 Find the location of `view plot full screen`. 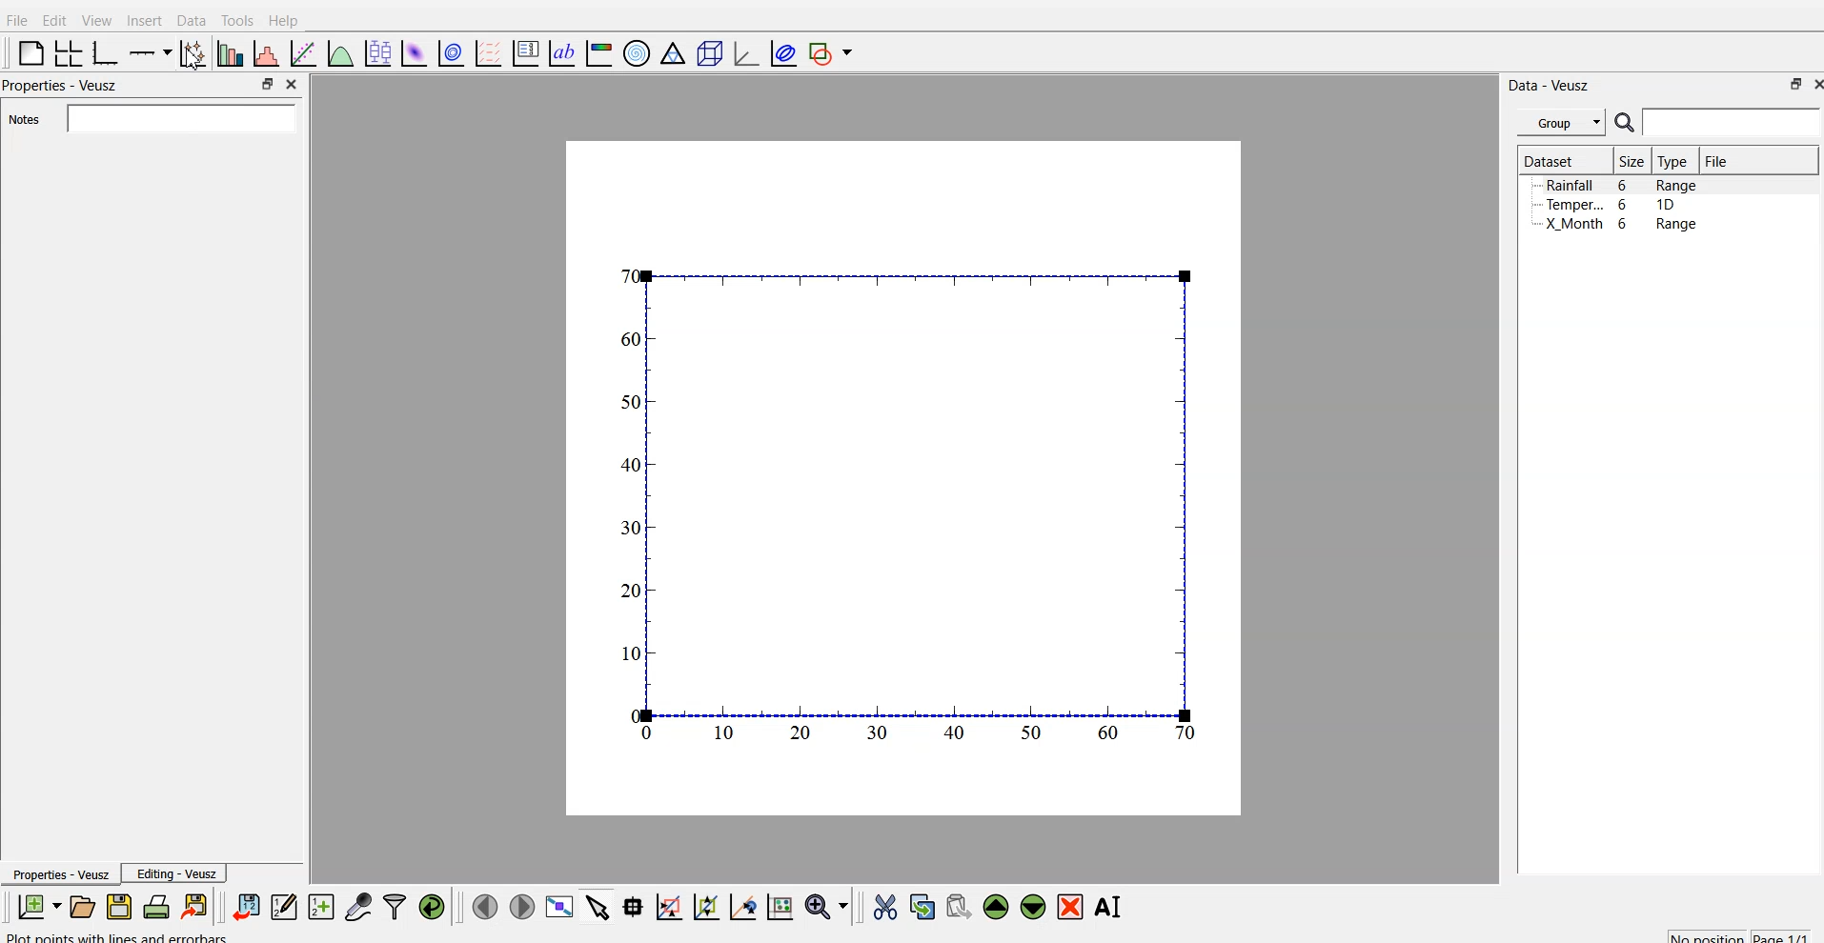

view plot full screen is located at coordinates (559, 907).